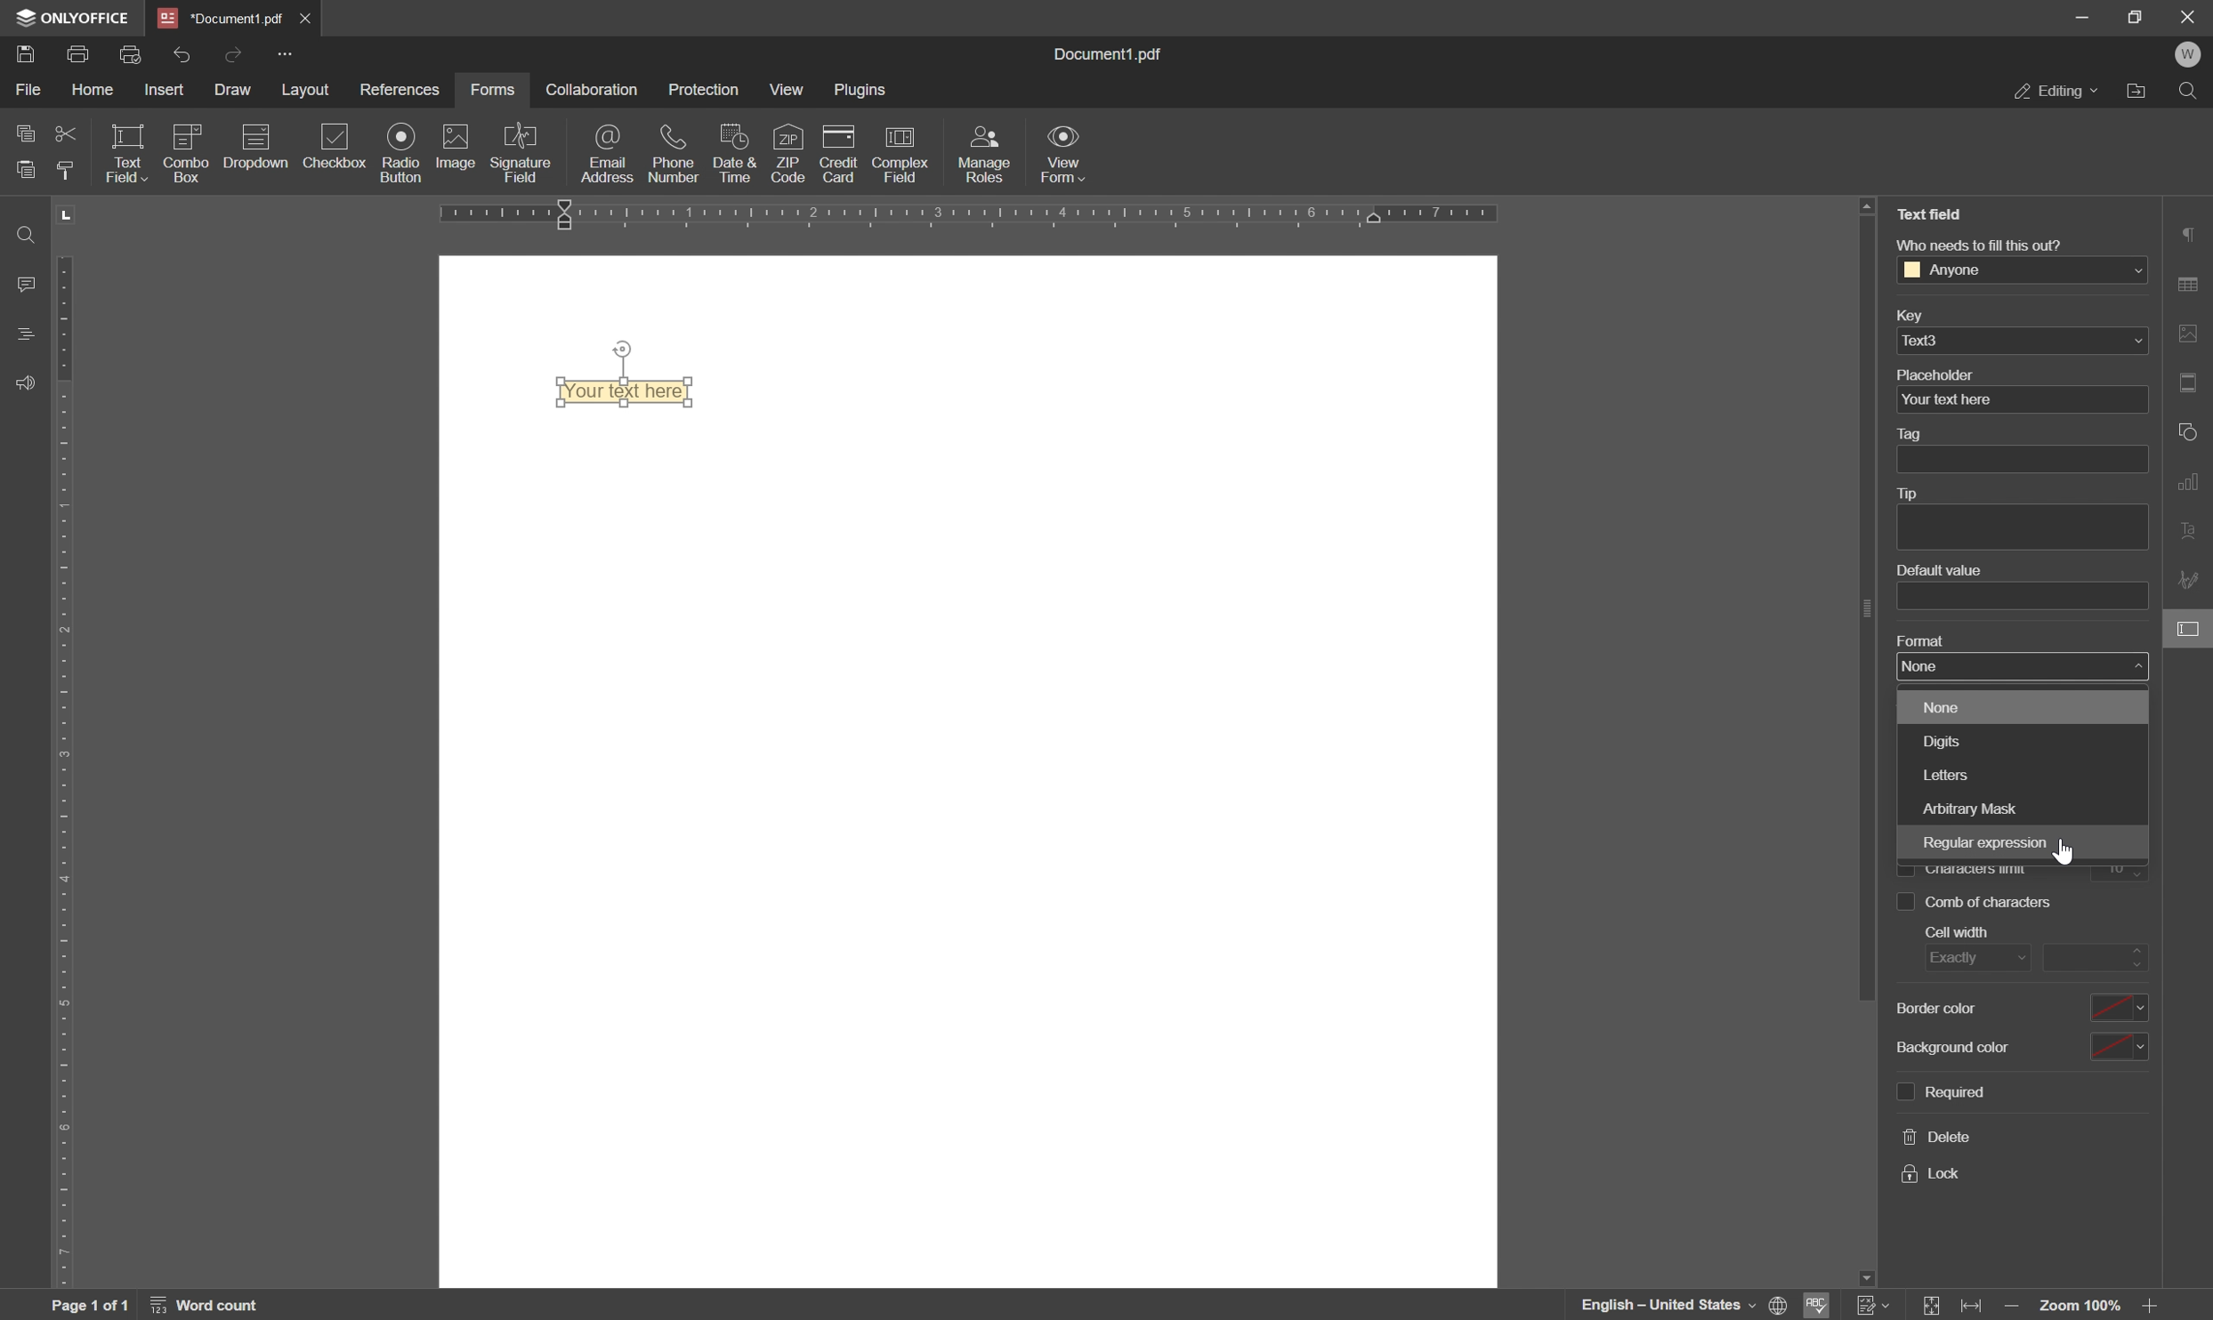  What do you see at coordinates (2030, 459) in the screenshot?
I see `tag textbox` at bounding box center [2030, 459].